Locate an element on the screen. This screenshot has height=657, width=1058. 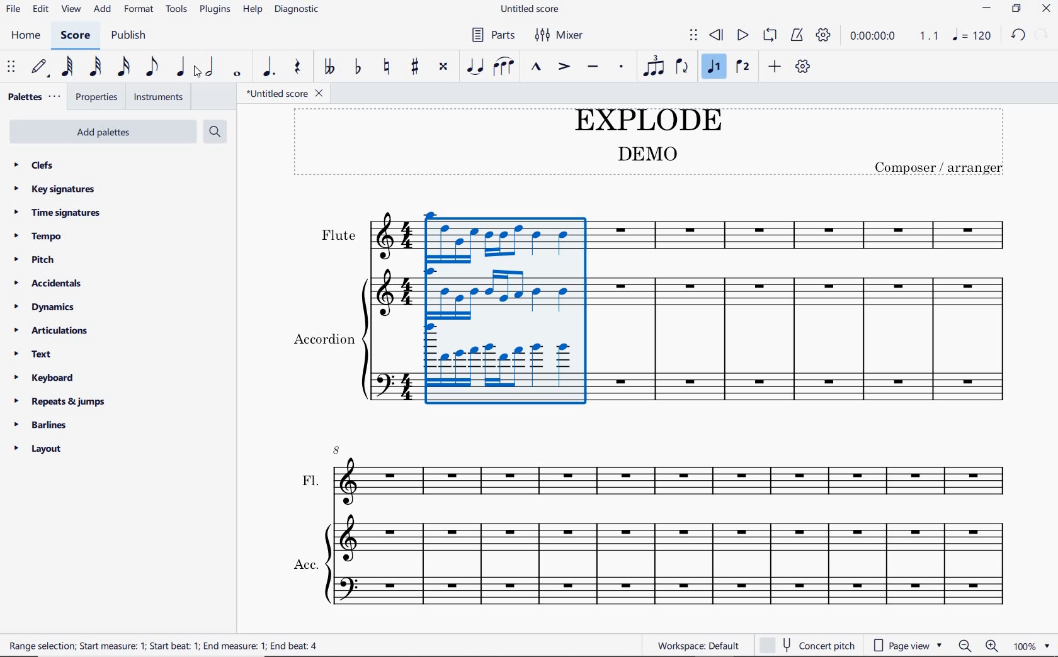
accent is located at coordinates (562, 67).